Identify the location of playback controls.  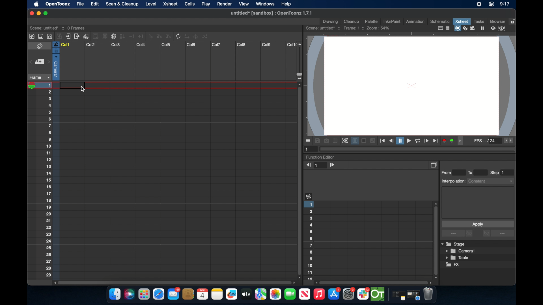
(409, 141).